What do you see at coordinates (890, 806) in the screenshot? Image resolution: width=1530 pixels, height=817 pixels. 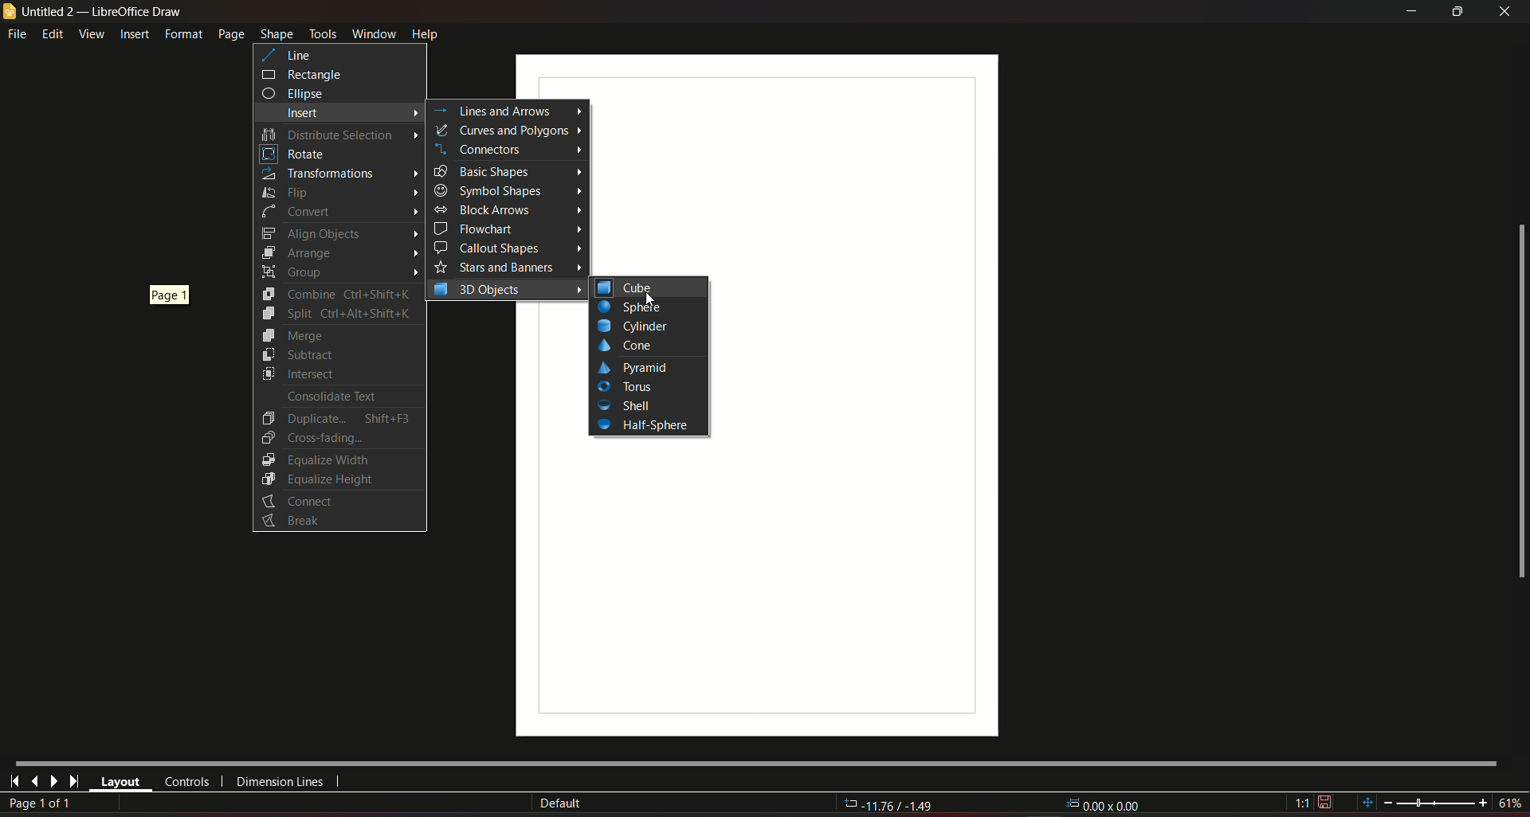 I see `rotation` at bounding box center [890, 806].